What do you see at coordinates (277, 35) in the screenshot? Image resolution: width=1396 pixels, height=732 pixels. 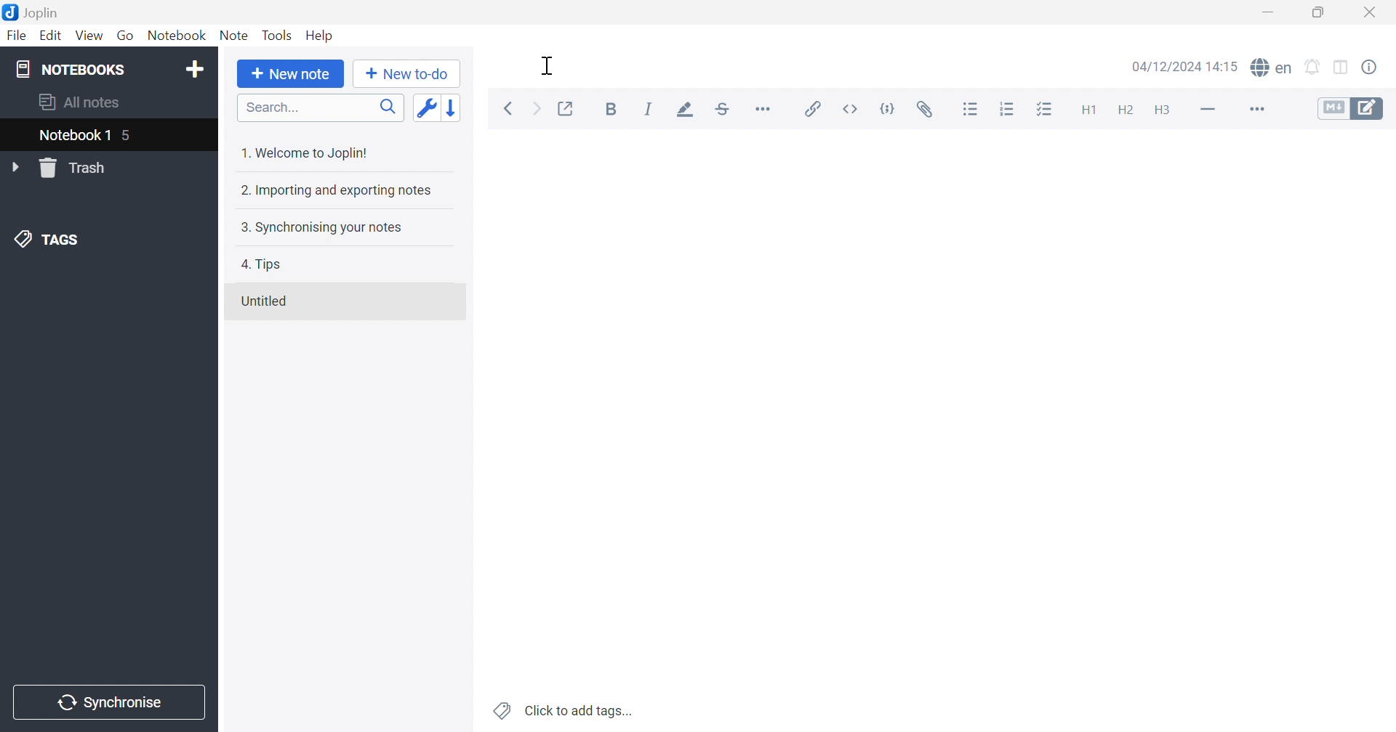 I see `Tools` at bounding box center [277, 35].